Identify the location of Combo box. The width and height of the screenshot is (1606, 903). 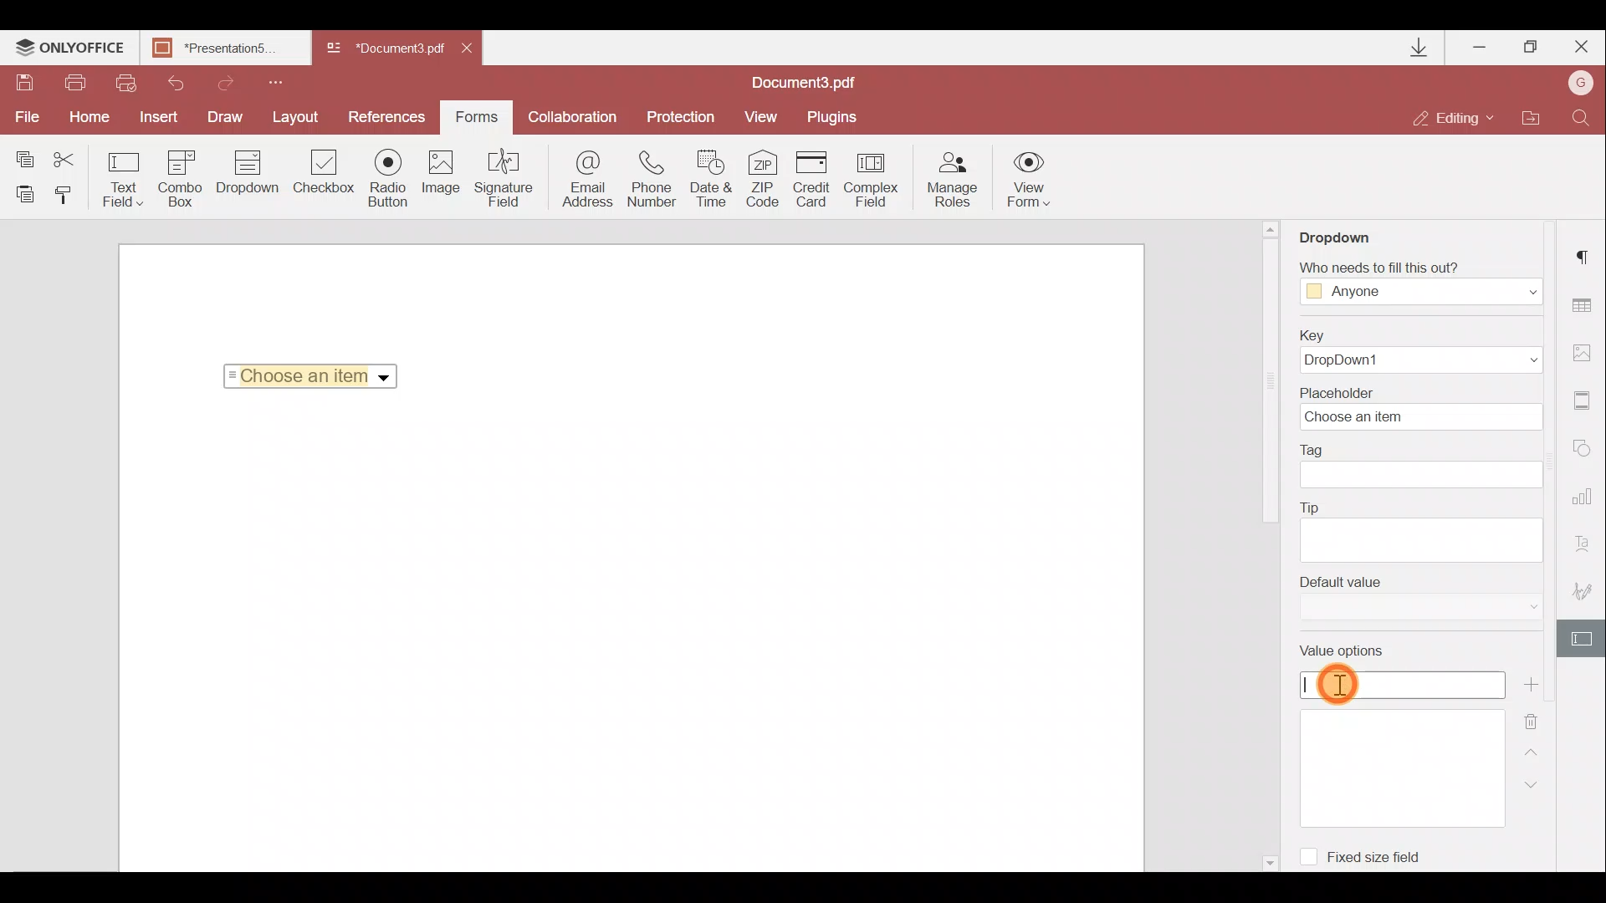
(181, 176).